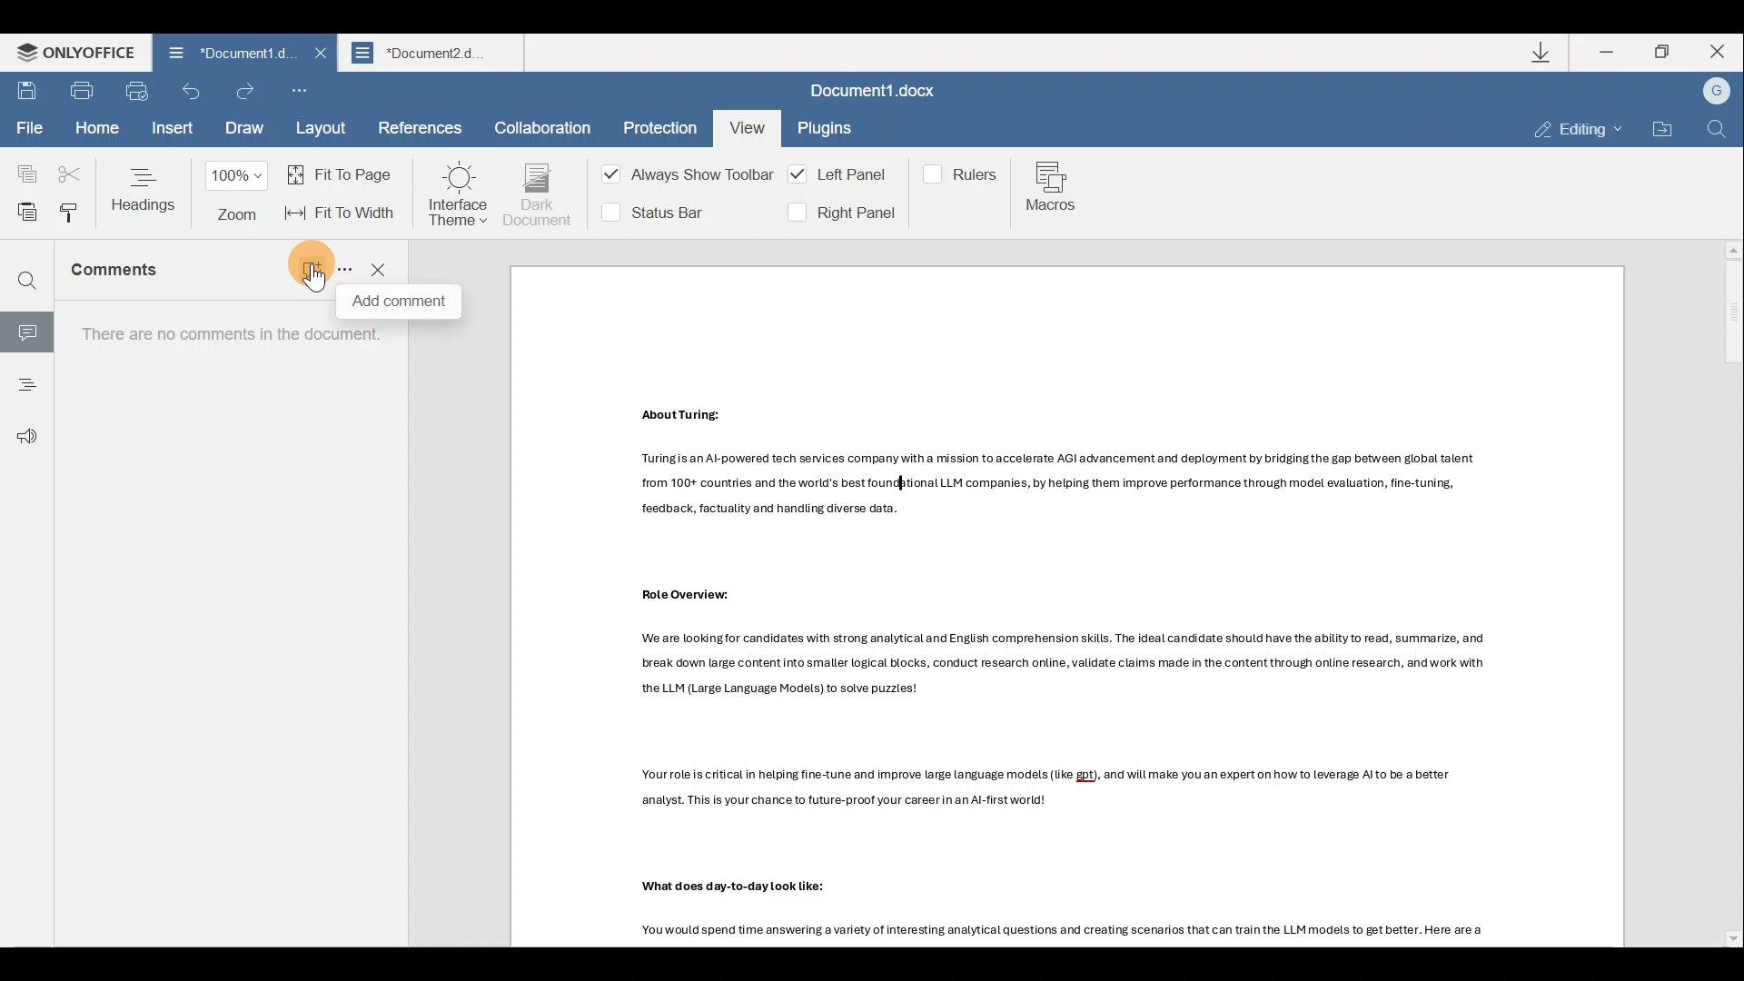 The width and height of the screenshot is (1744, 981). What do you see at coordinates (86, 94) in the screenshot?
I see `Print file` at bounding box center [86, 94].